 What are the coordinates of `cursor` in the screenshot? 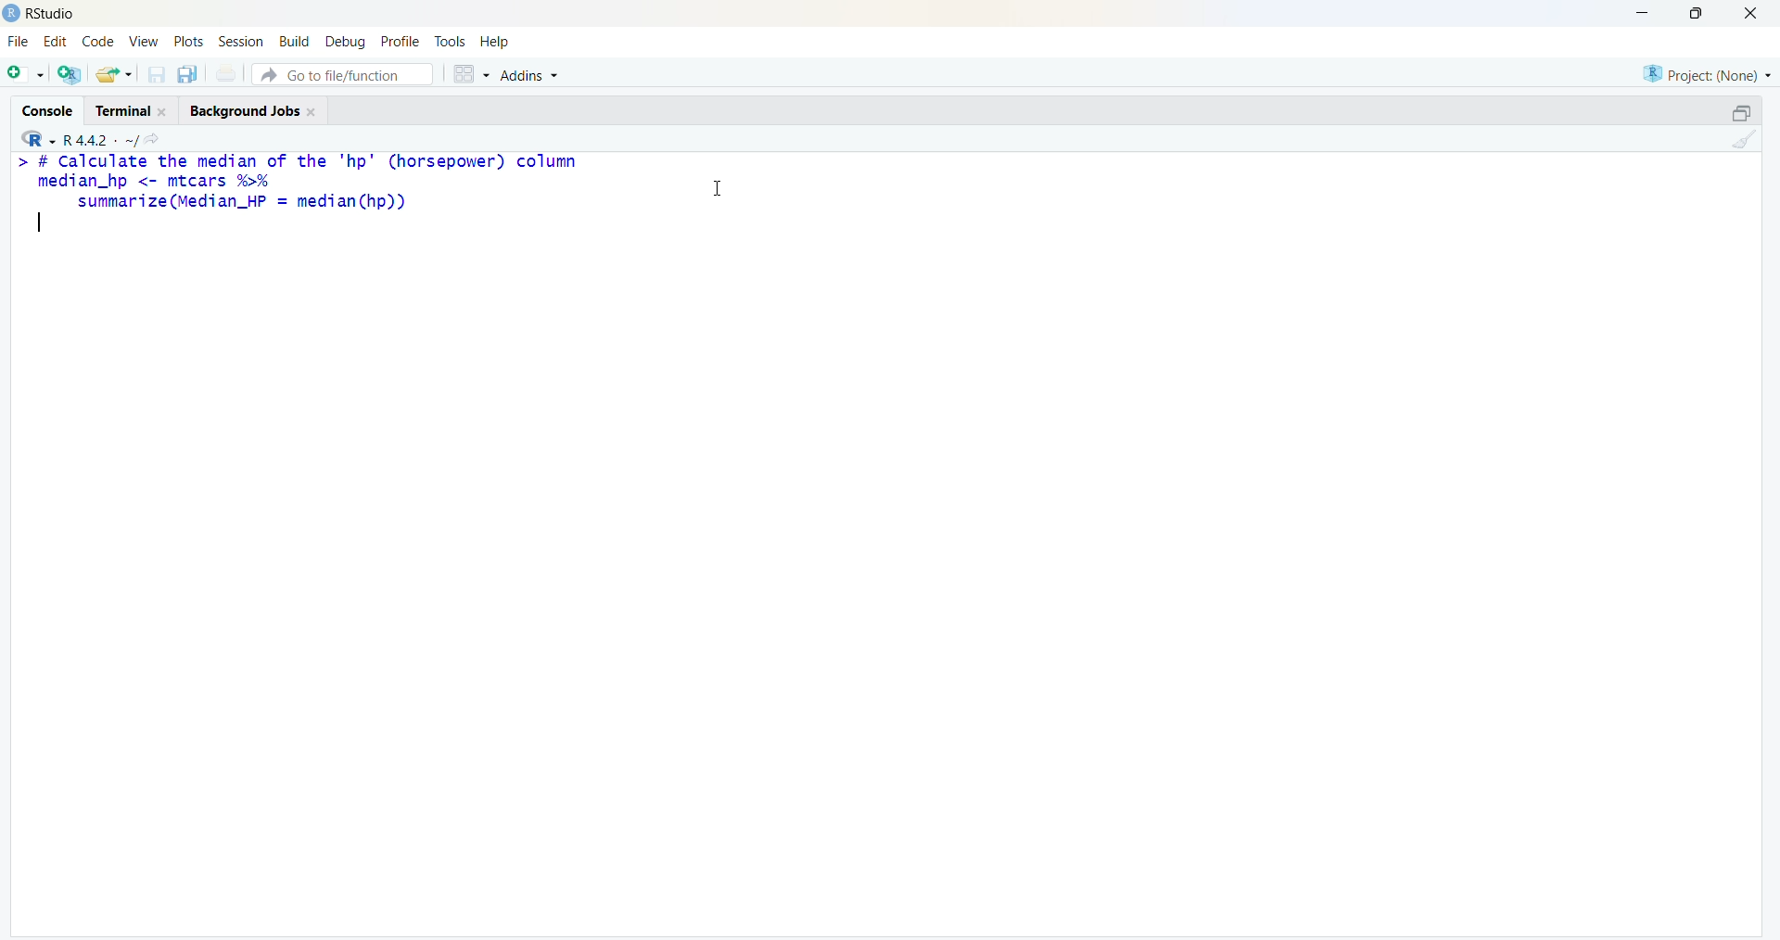 It's located at (718, 190).